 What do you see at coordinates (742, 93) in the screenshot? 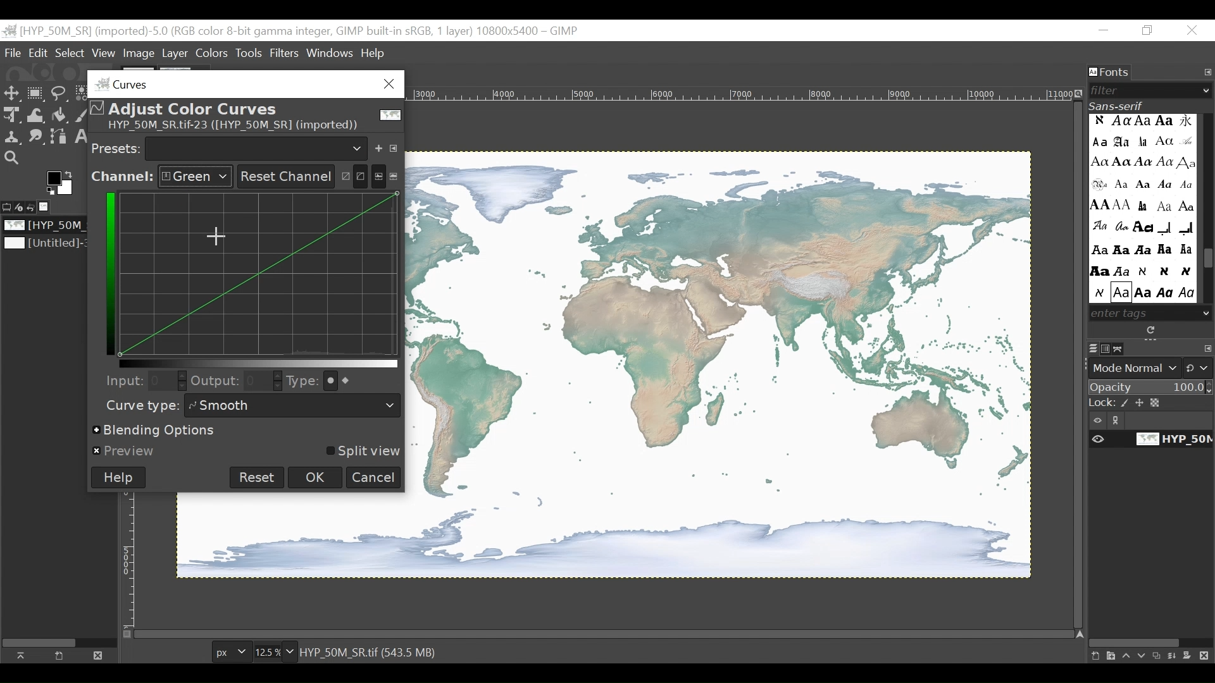
I see `Horizontal Ruler` at bounding box center [742, 93].